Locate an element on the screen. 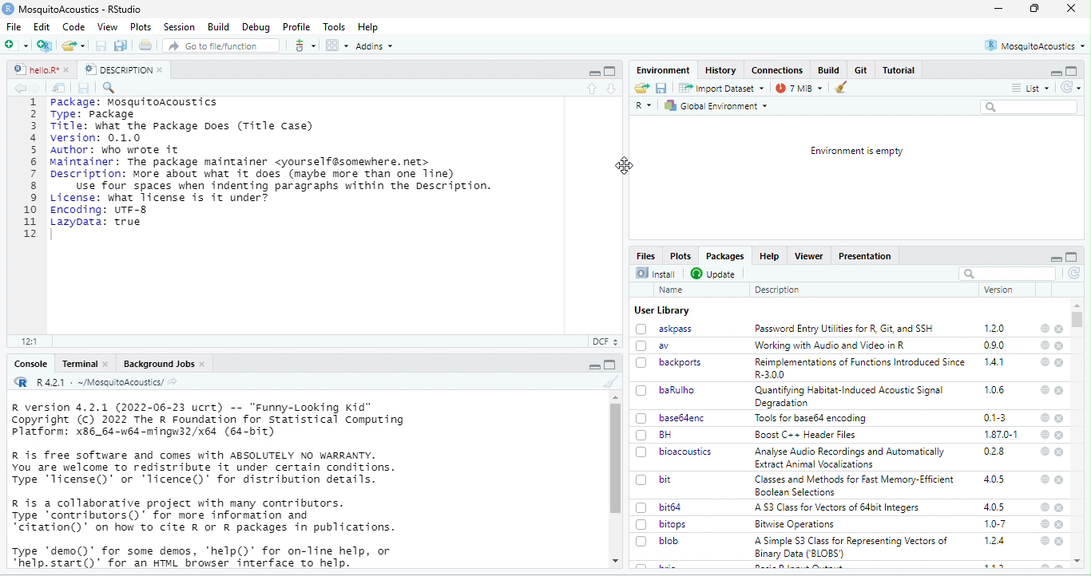  bioacoustics is located at coordinates (675, 452).